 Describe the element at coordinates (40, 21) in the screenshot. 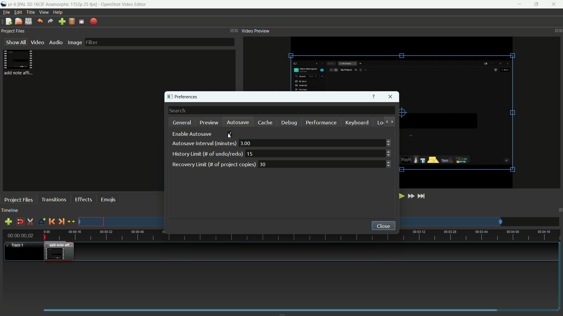

I see `undo` at that location.